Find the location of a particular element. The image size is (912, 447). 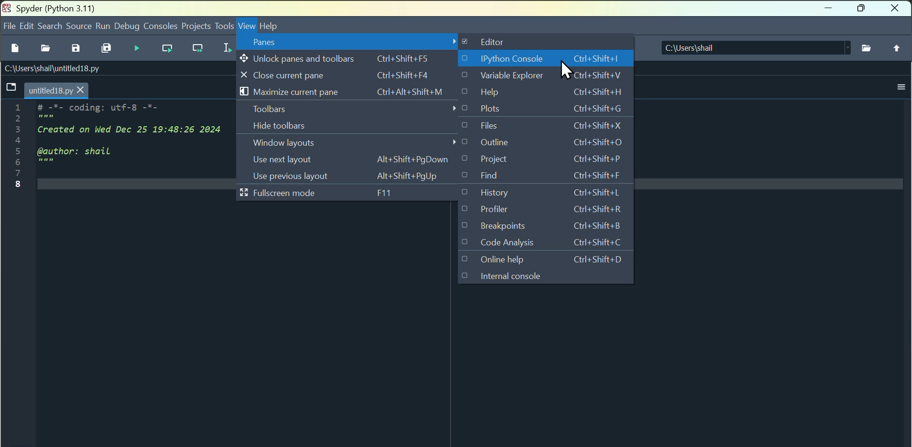

Editor is located at coordinates (506, 42).